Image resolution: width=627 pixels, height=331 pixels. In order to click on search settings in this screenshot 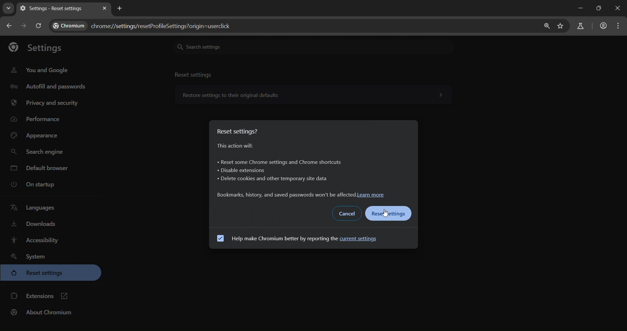, I will do `click(260, 45)`.